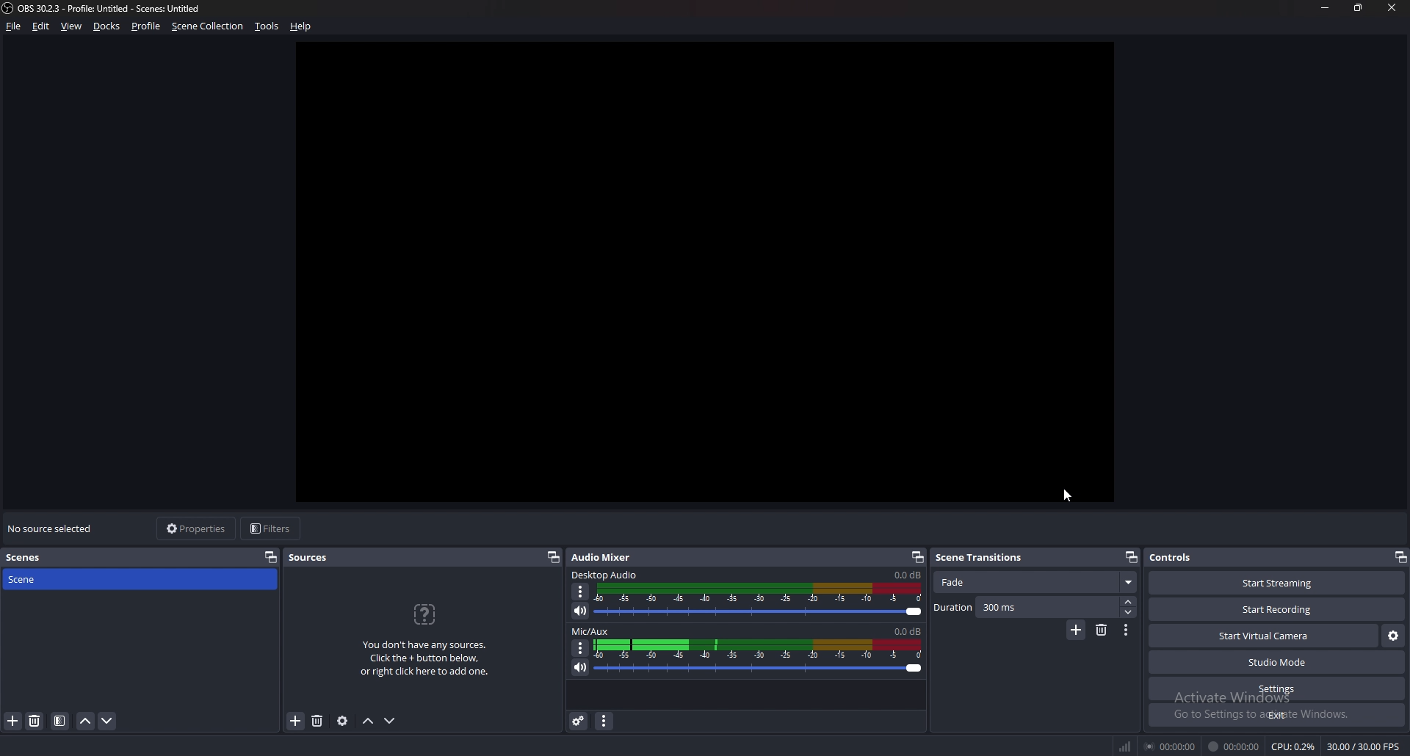 The height and width of the screenshot is (756, 1410). Describe the element at coordinates (9, 10) in the screenshot. I see `OBS LOGO` at that location.